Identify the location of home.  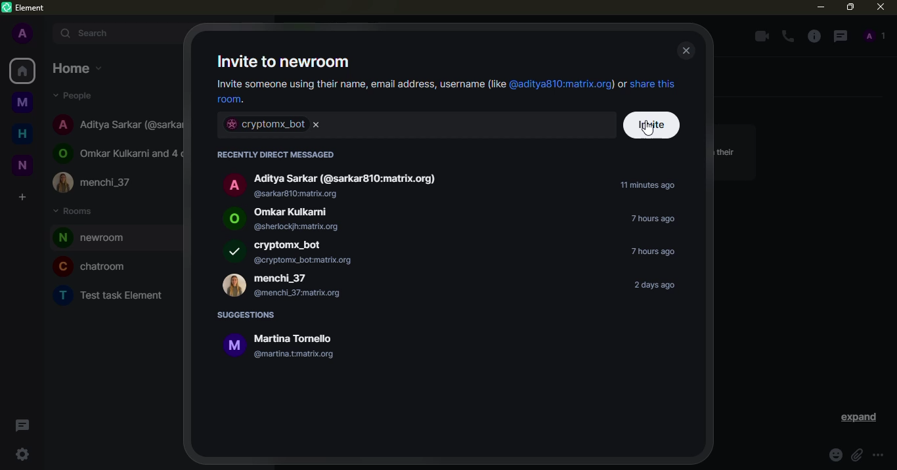
(23, 134).